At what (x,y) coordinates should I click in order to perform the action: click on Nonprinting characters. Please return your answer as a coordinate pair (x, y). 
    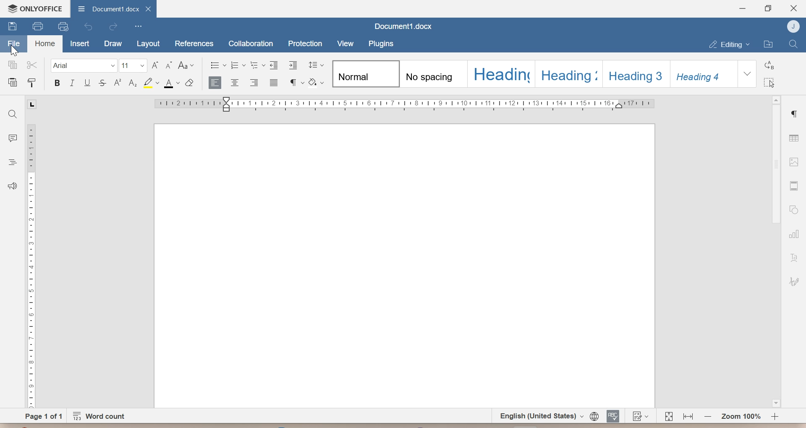
    Looking at the image, I should click on (296, 82).